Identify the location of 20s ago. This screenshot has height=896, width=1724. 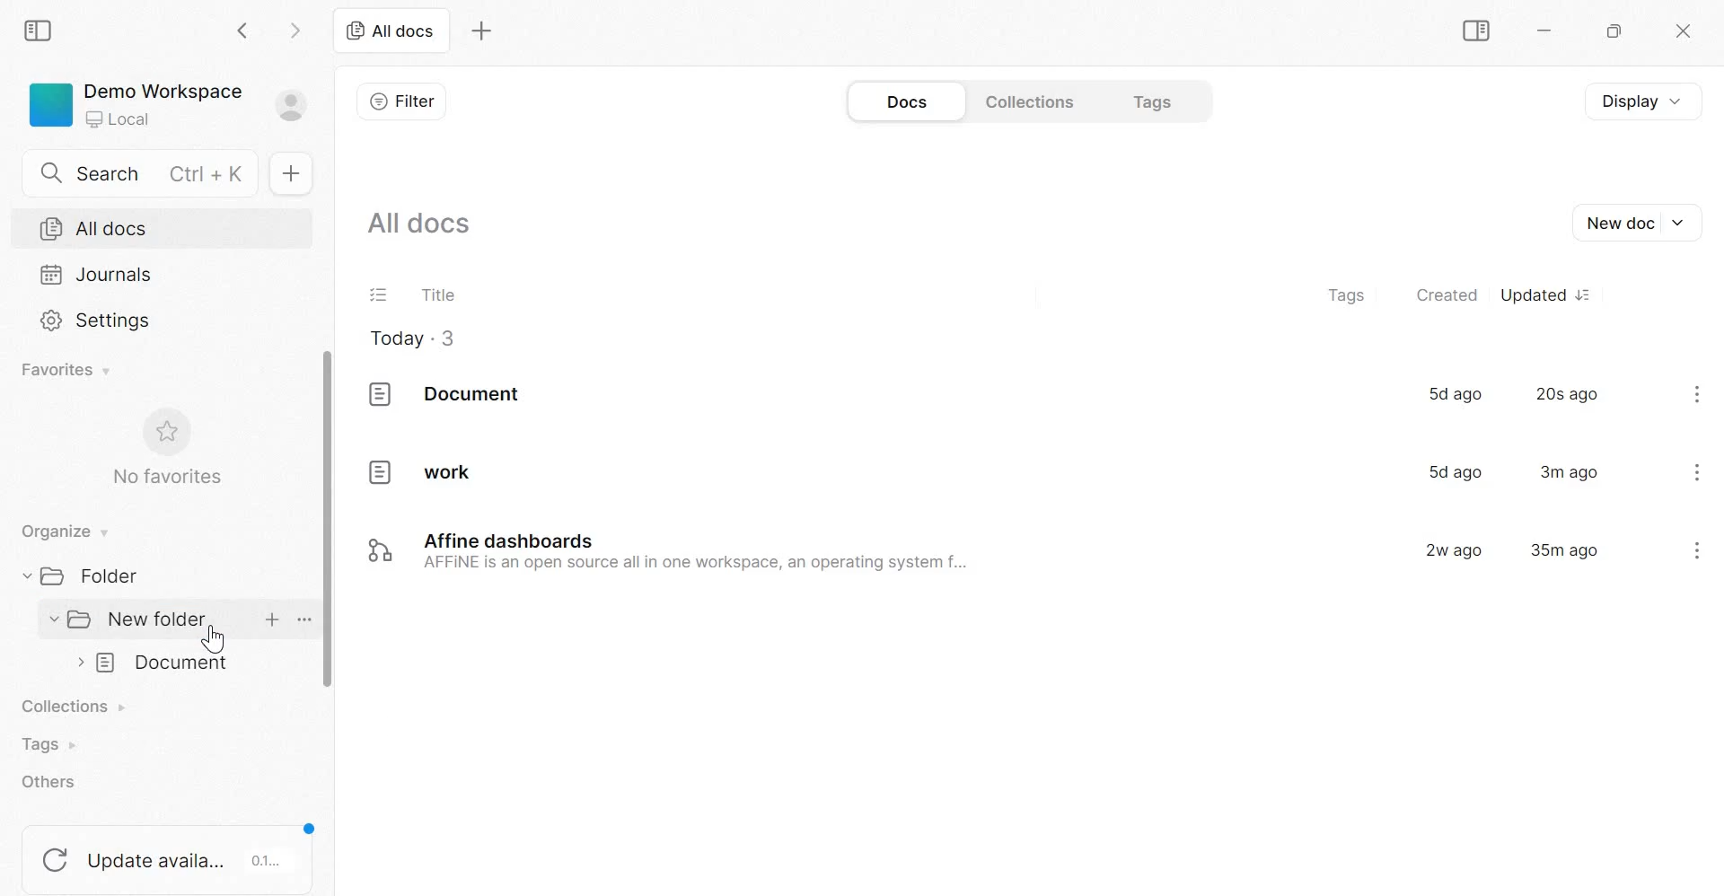
(1567, 394).